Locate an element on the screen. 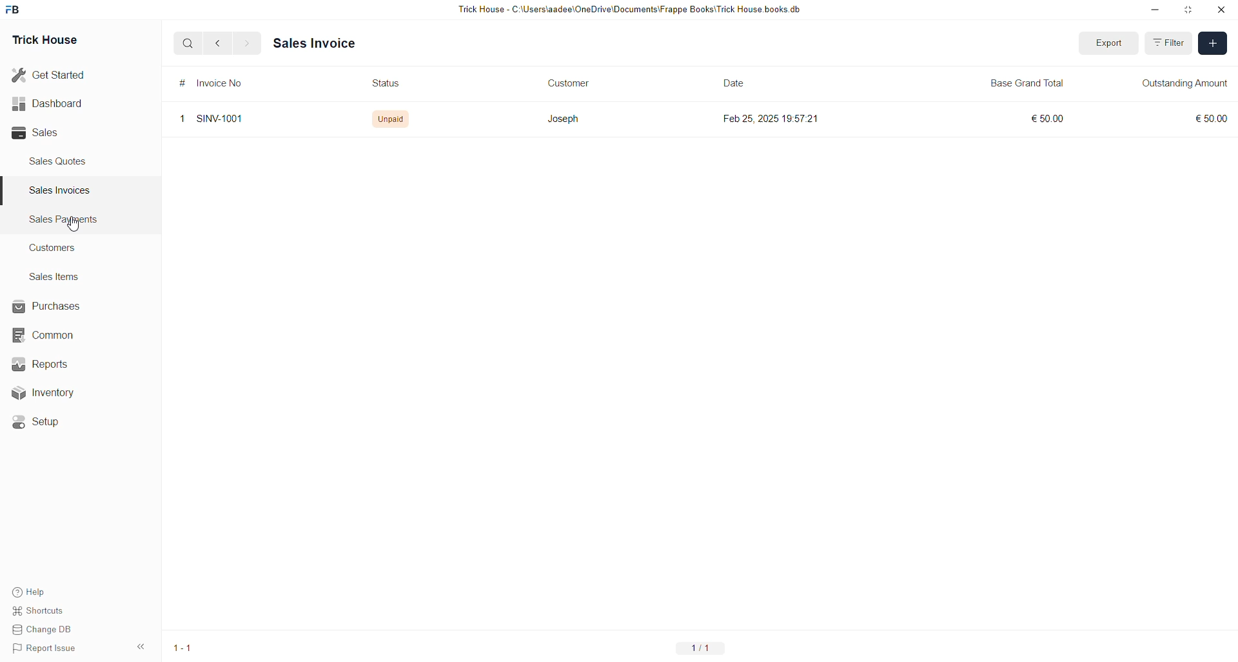 This screenshot has width=1238, height=662. Sales Quotes. is located at coordinates (59, 161).